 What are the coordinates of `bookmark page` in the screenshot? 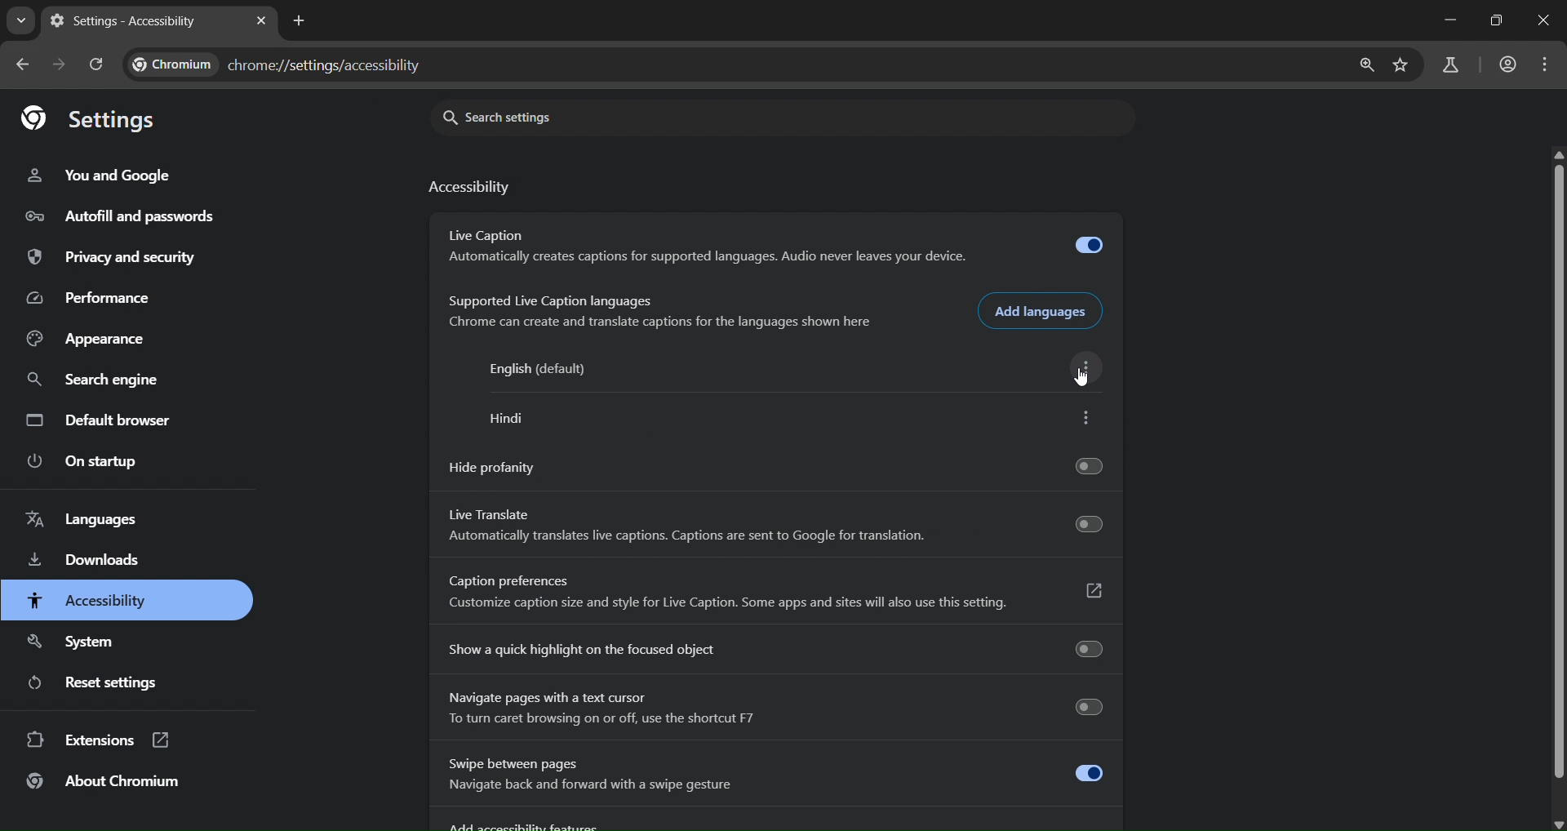 It's located at (1401, 64).